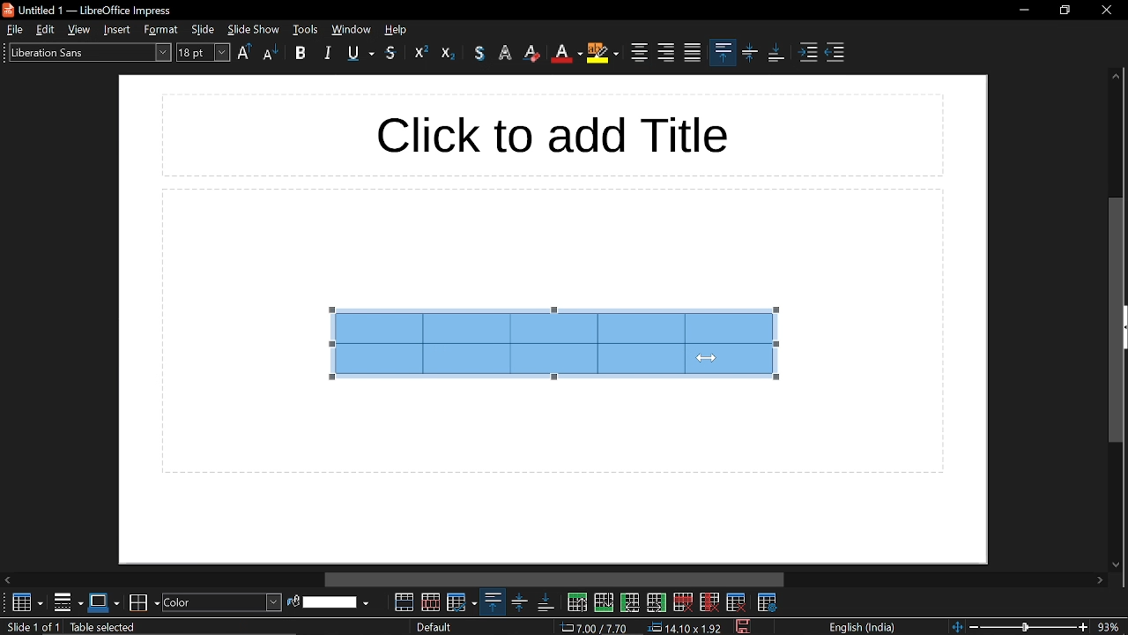 The image size is (1128, 635). Describe the element at coordinates (664, 52) in the screenshot. I see `align right` at that location.